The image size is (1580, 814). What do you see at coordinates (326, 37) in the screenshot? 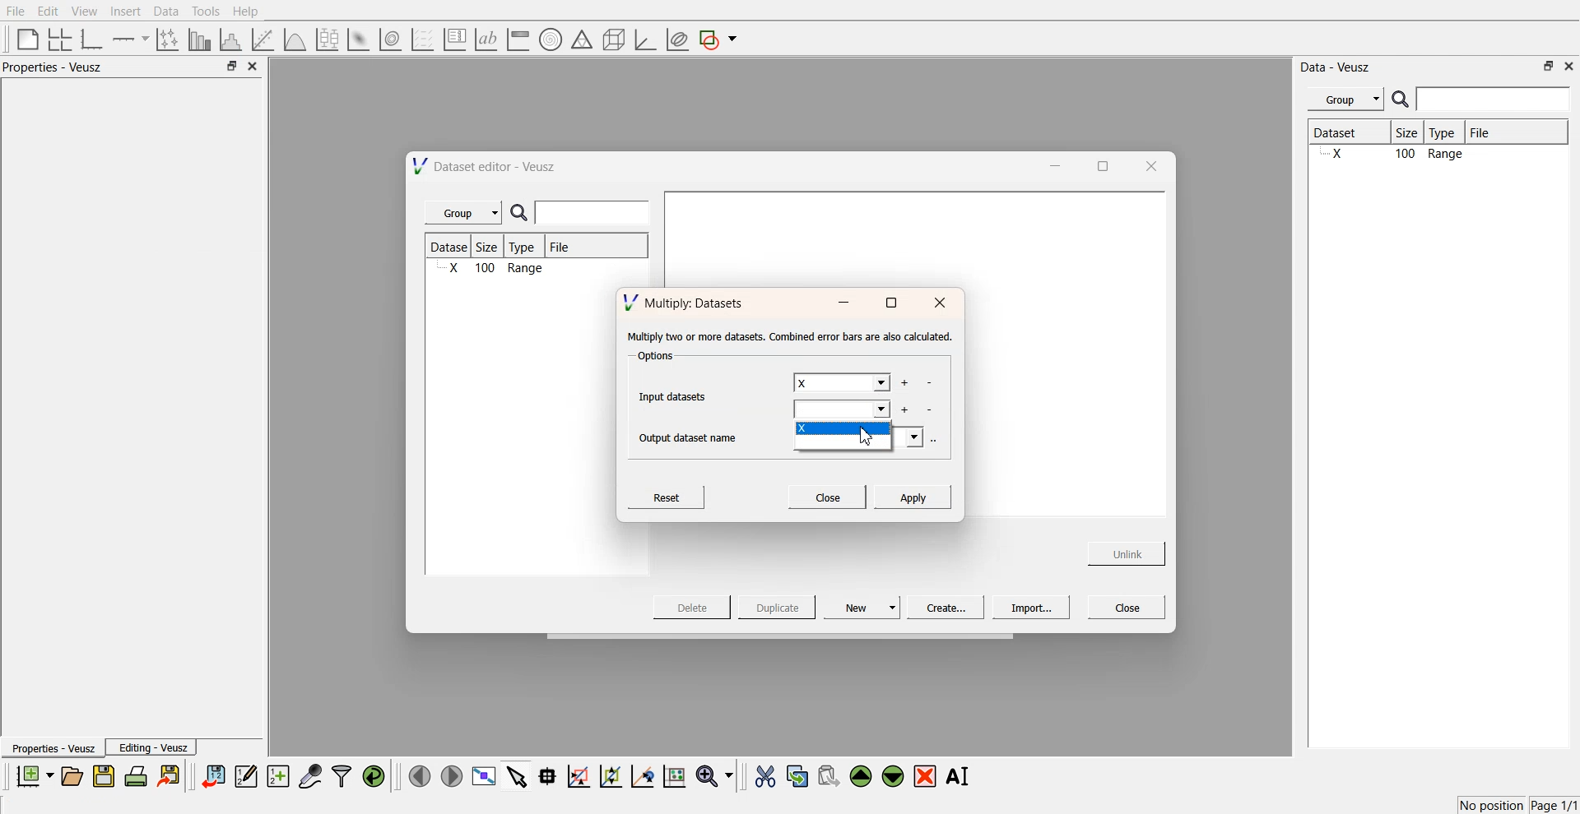
I see `plot a boxplot` at bounding box center [326, 37].